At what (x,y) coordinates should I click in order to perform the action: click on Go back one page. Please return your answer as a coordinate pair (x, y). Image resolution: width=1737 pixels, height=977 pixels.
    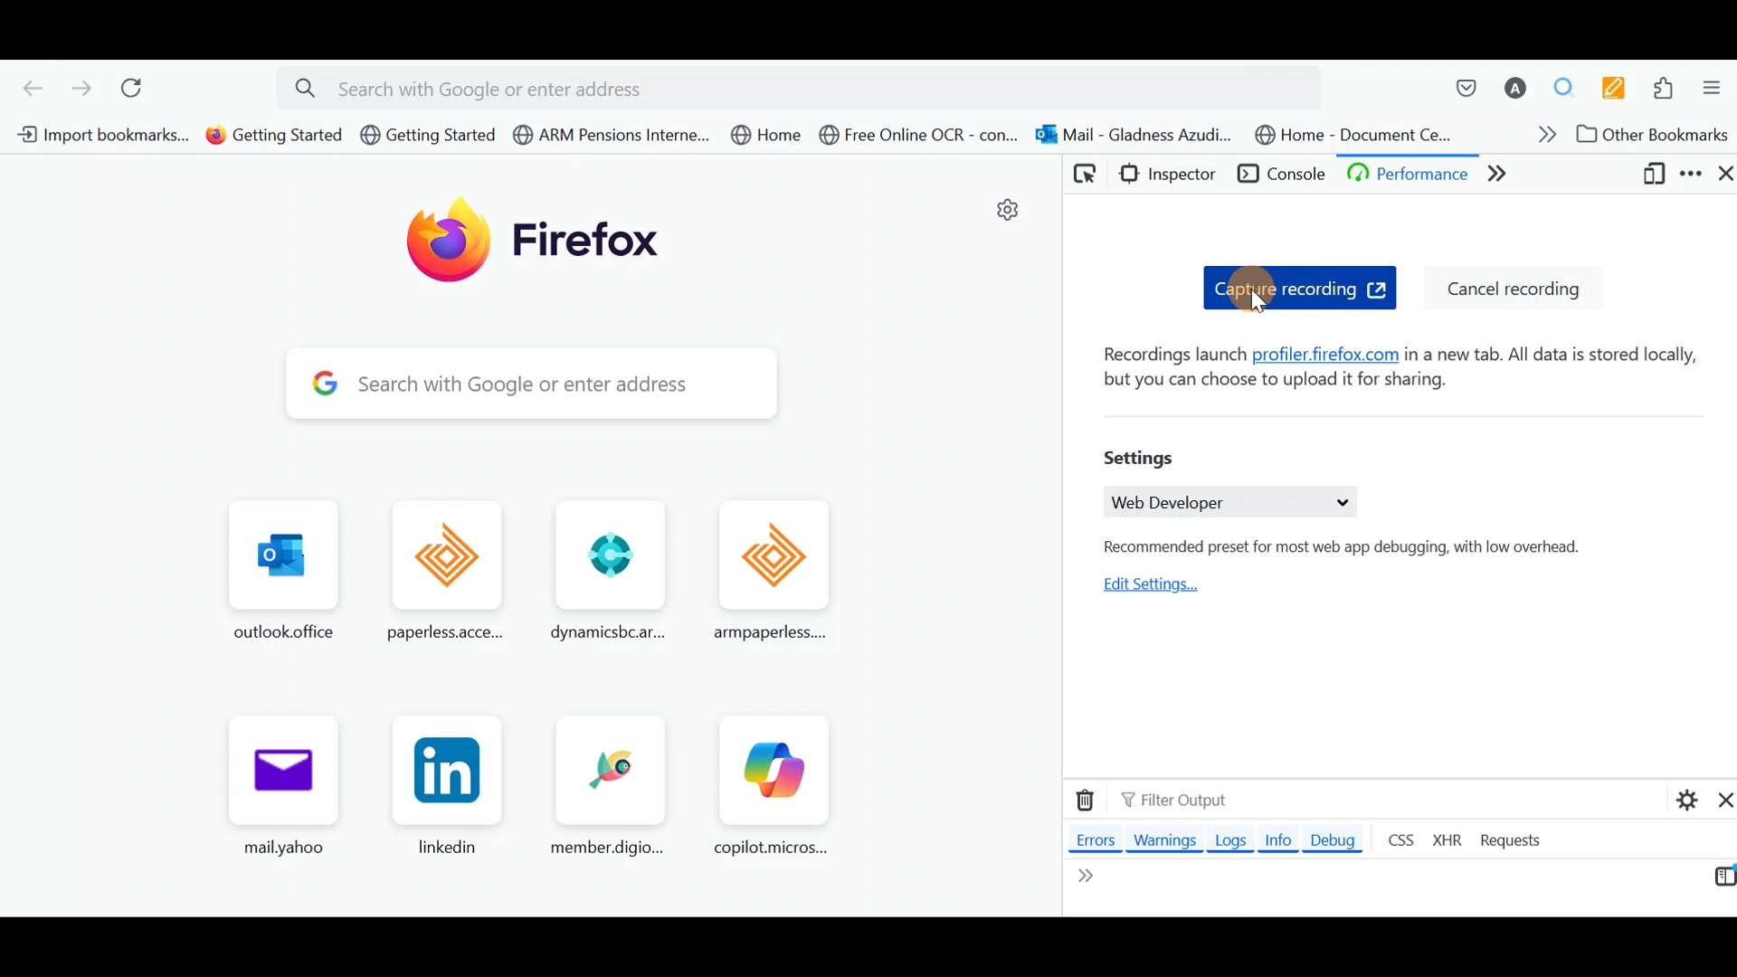
    Looking at the image, I should click on (26, 87).